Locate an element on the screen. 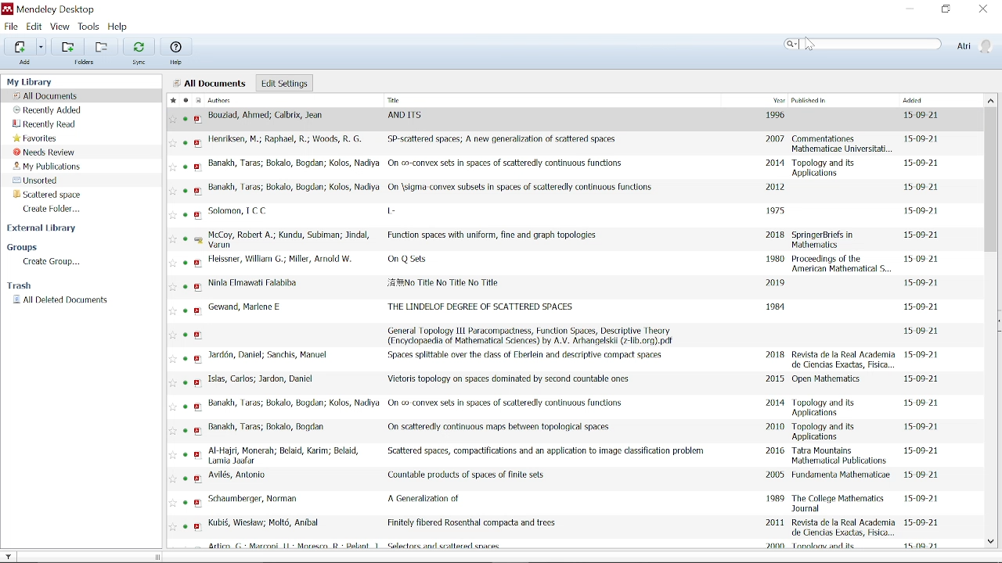  Add files options is located at coordinates (42, 47).